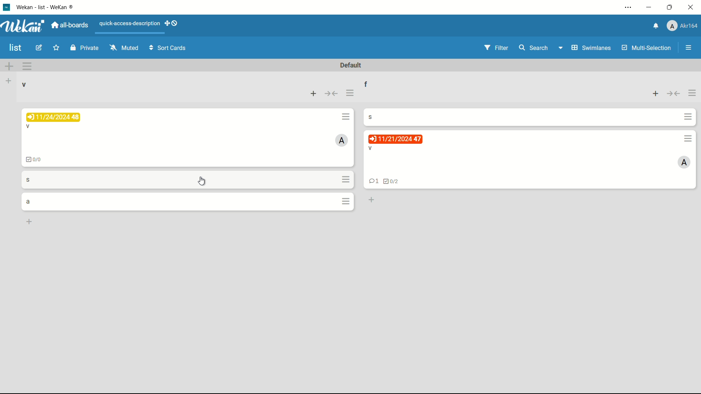 This screenshot has width=701, height=394. I want to click on close app, so click(692, 8).